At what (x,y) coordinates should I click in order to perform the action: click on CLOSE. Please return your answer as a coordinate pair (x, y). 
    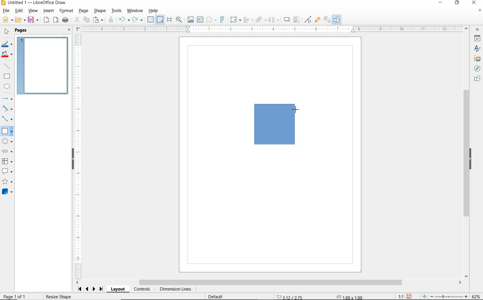
    Looking at the image, I should click on (69, 30).